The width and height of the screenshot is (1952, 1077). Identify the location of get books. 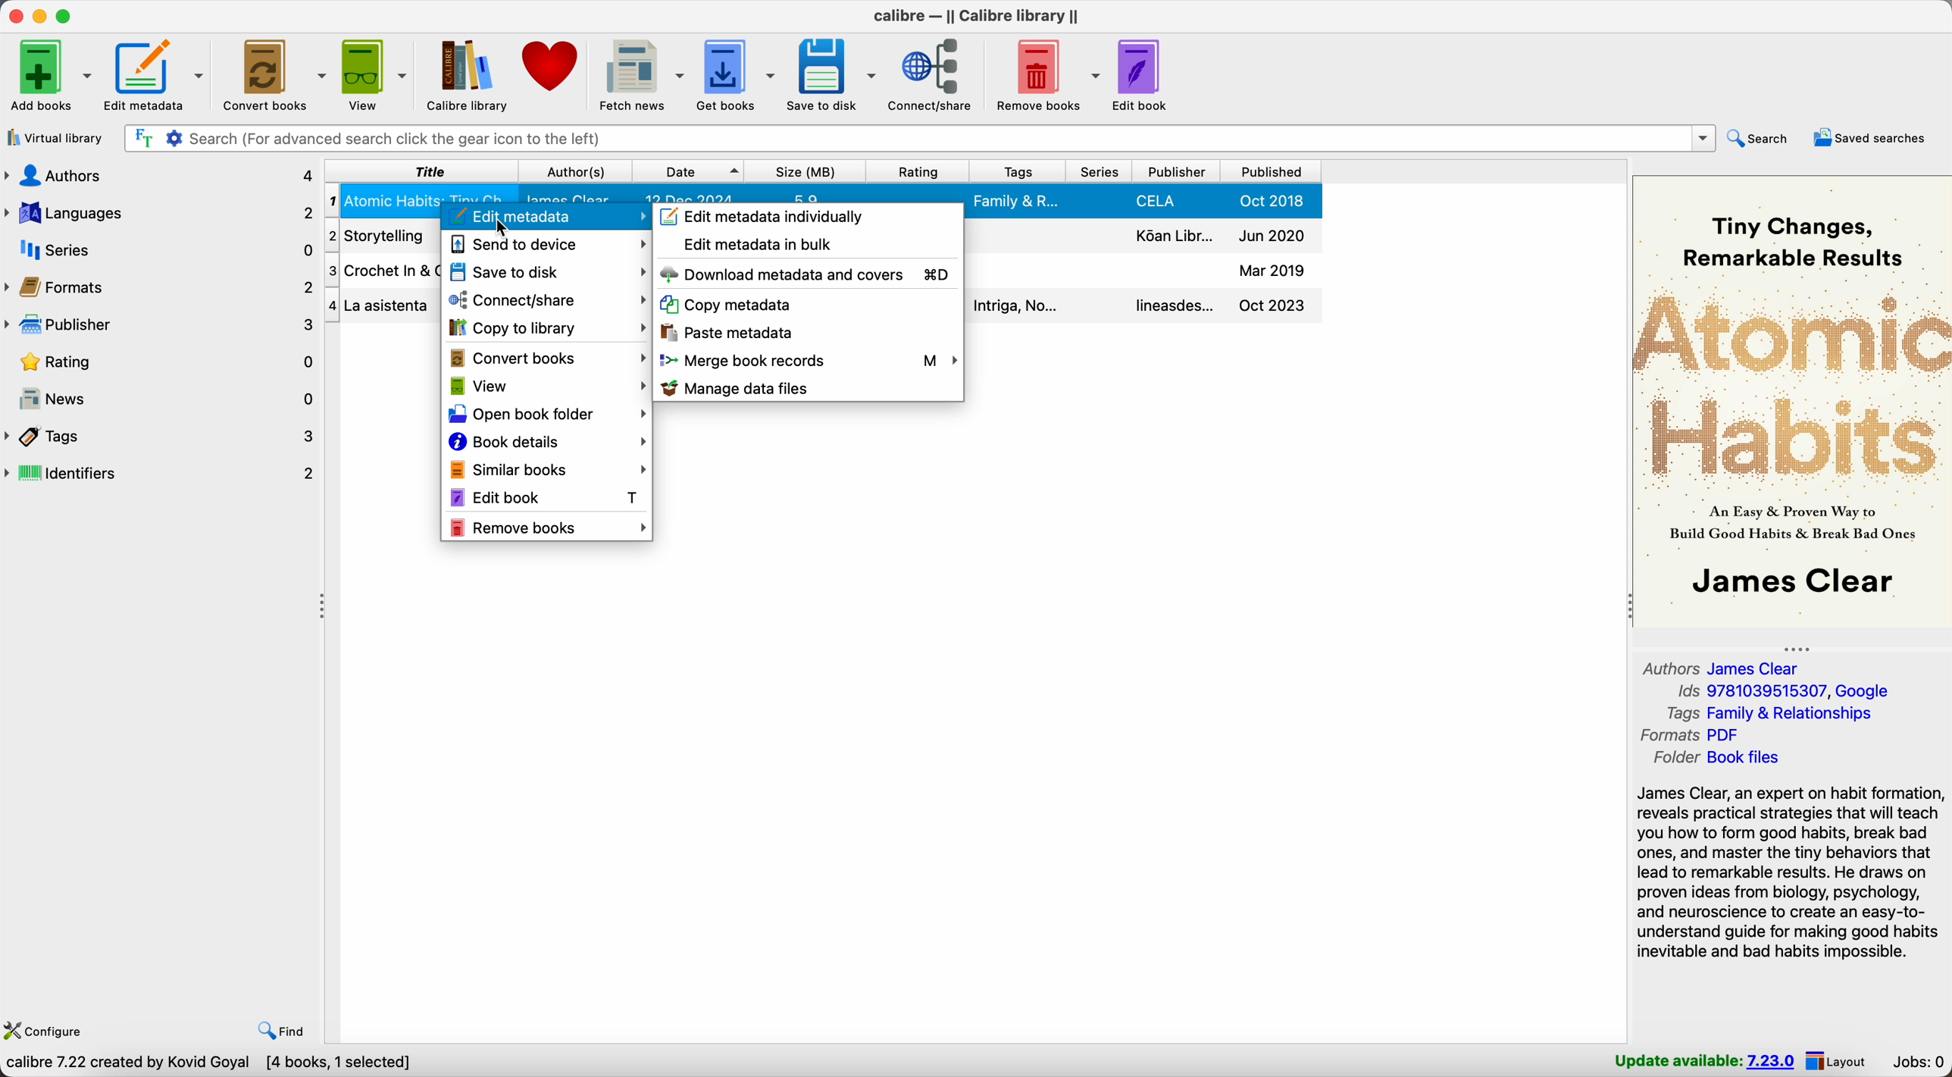
(736, 74).